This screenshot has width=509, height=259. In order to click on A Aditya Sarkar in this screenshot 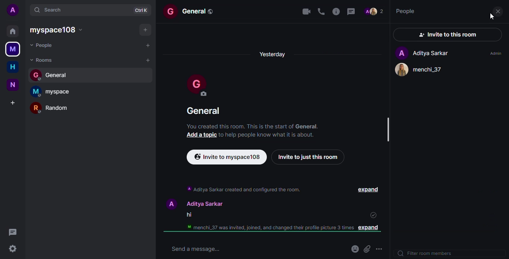, I will do `click(199, 202)`.